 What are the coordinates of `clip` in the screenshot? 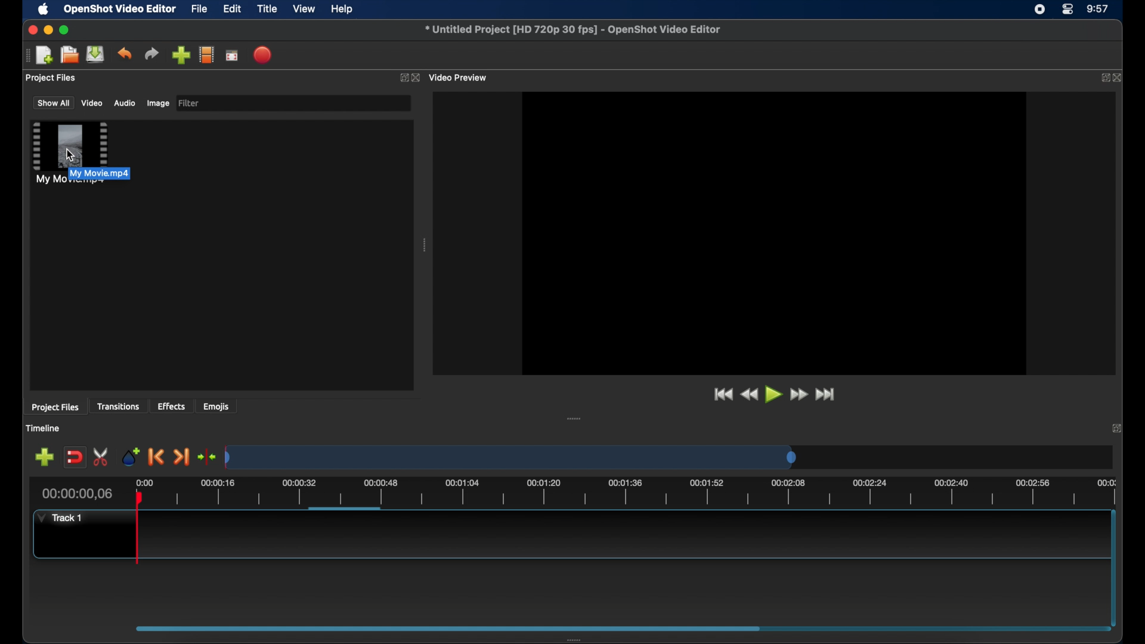 It's located at (70, 153).